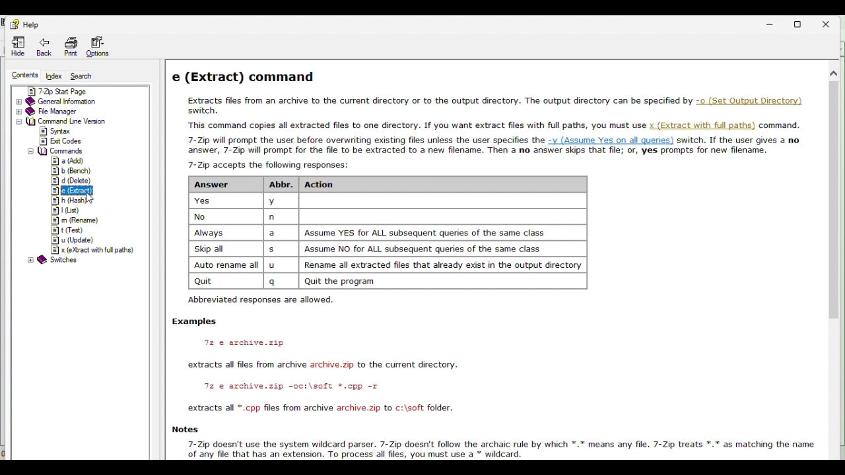  Describe the element at coordinates (834, 193) in the screenshot. I see `Vertical scroll bar` at that location.